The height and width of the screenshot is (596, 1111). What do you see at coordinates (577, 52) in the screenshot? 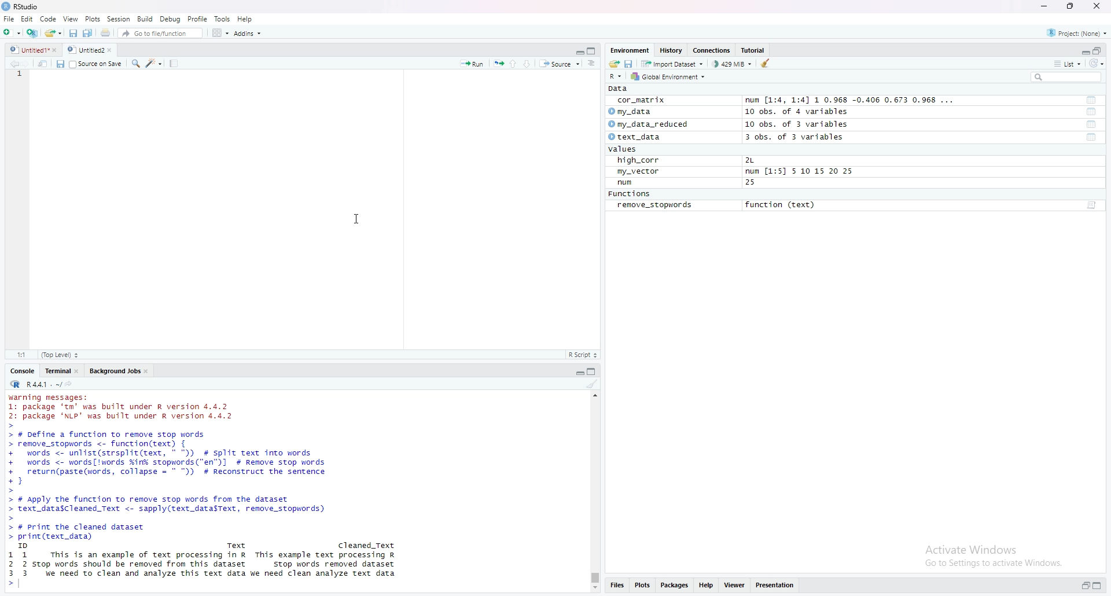
I see `minimize` at bounding box center [577, 52].